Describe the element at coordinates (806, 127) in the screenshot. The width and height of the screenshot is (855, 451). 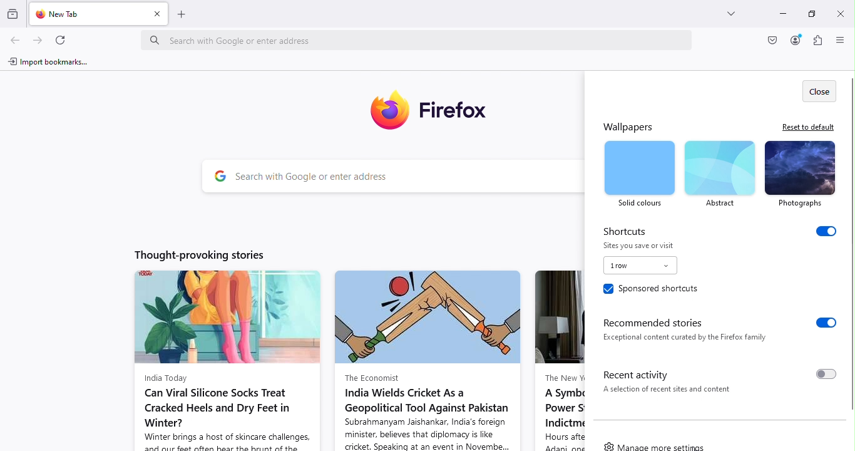
I see `Reset to default` at that location.